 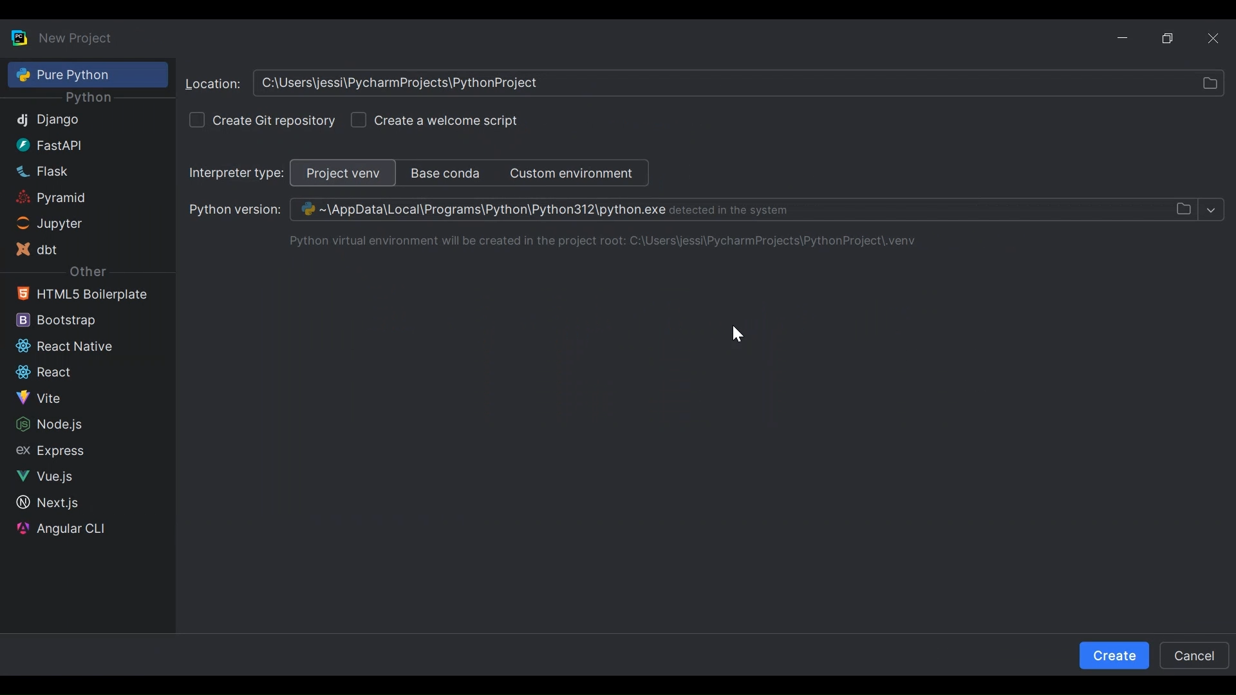 I want to click on Python virtual environment will be created in the project root. C:\Users\jessi\PycharmProjects\PythonProject\venv, so click(x=610, y=241).